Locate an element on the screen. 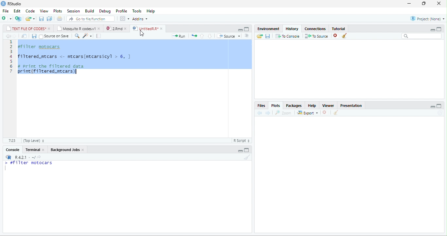 This screenshot has height=236, width=447. close is located at coordinates (44, 149).